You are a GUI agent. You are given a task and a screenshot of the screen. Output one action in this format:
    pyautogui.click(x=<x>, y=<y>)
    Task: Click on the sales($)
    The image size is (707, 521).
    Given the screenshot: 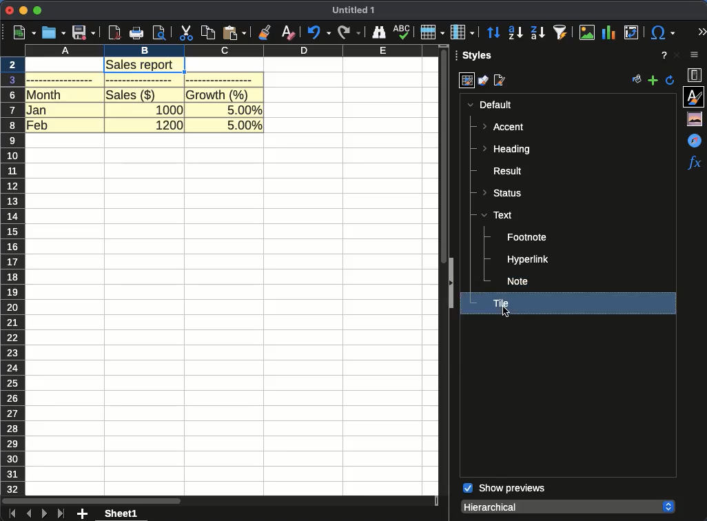 What is the action you would take?
    pyautogui.click(x=131, y=94)
    